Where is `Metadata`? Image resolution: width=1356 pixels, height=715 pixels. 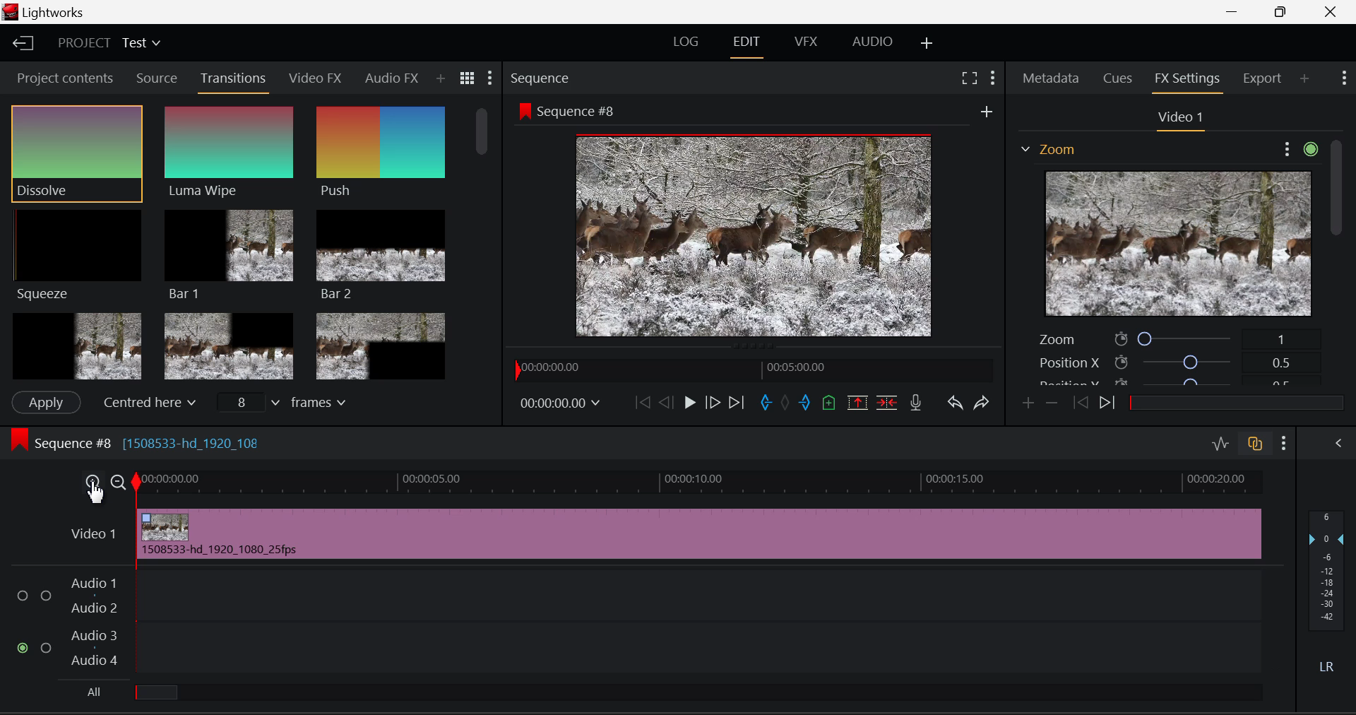 Metadata is located at coordinates (1049, 78).